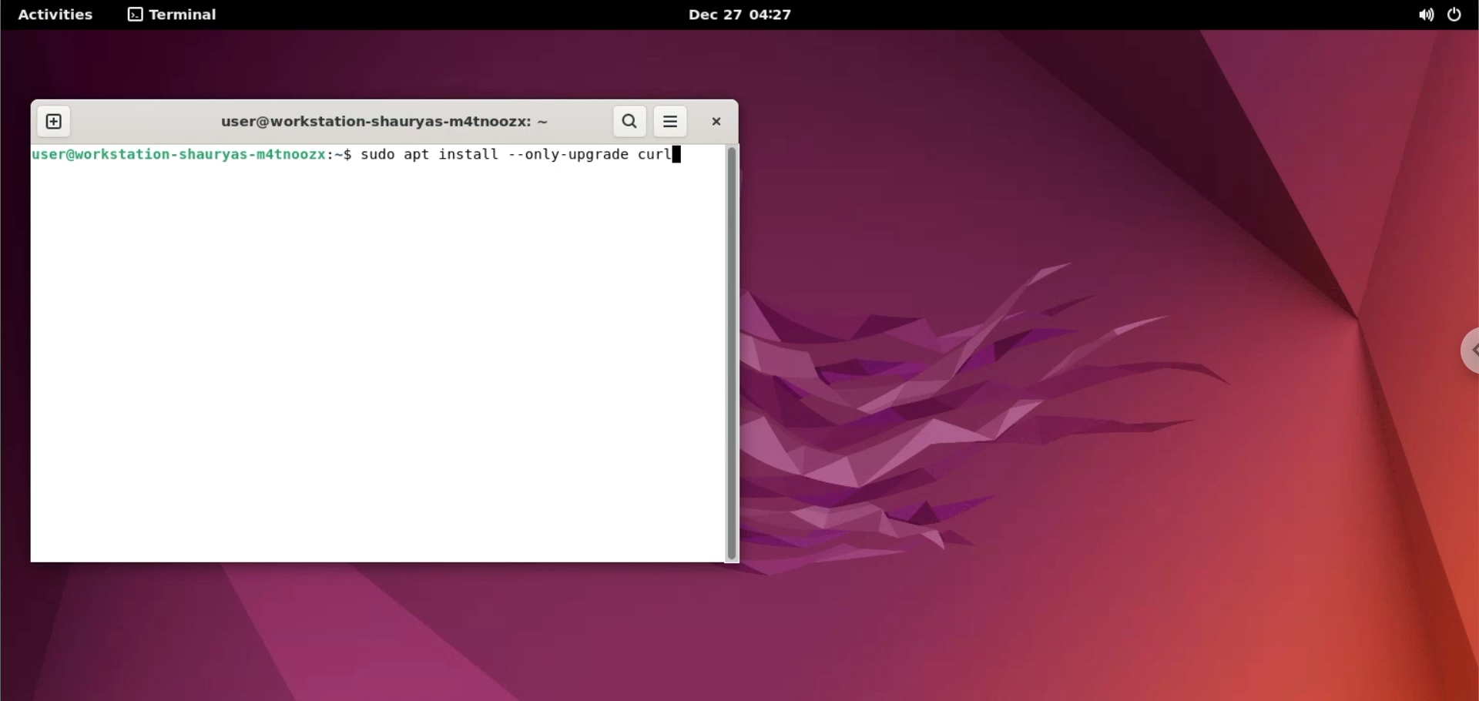 Image resolution: width=1479 pixels, height=701 pixels. What do you see at coordinates (57, 14) in the screenshot?
I see `Activities` at bounding box center [57, 14].